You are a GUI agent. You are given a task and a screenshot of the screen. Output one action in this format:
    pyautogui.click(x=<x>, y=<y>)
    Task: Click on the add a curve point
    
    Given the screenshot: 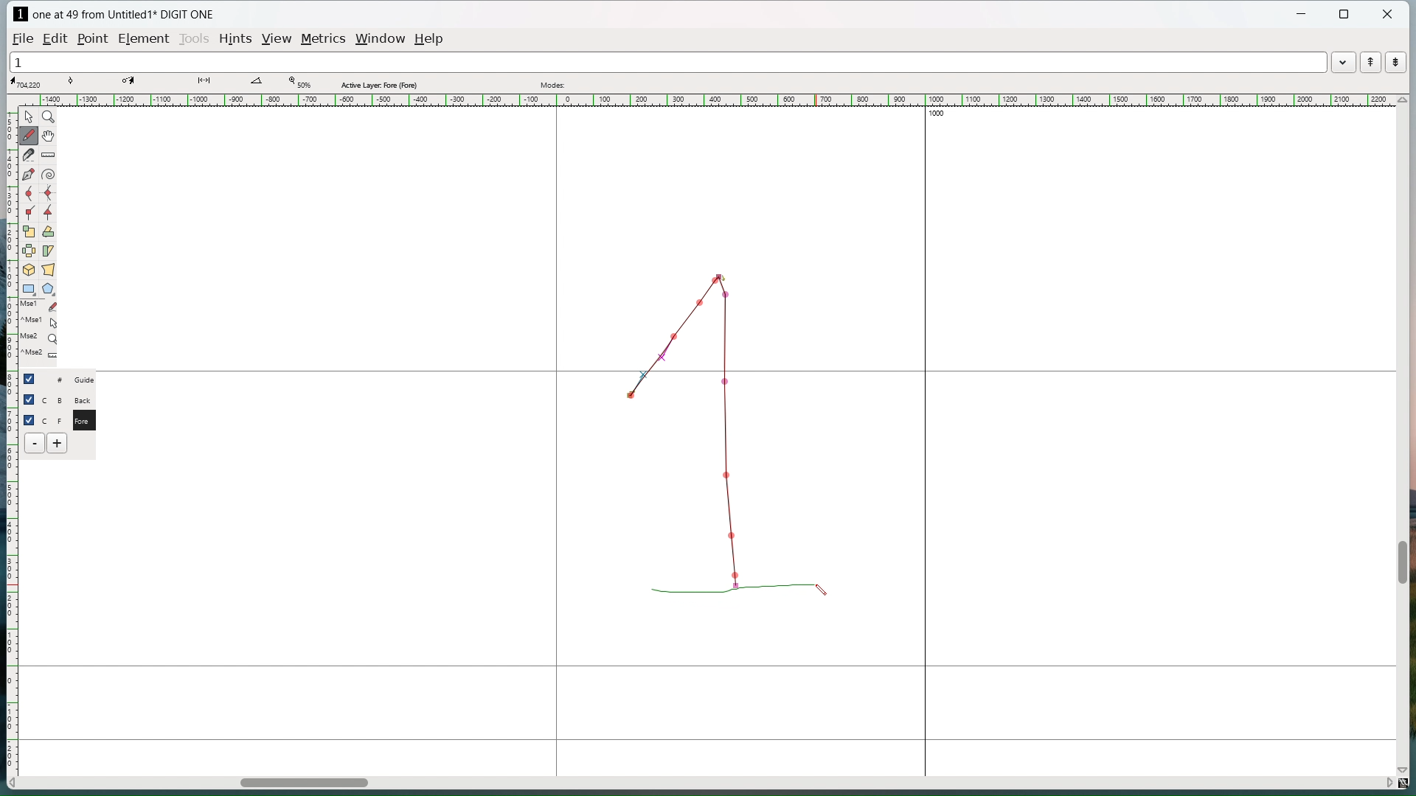 What is the action you would take?
    pyautogui.click(x=29, y=194)
    